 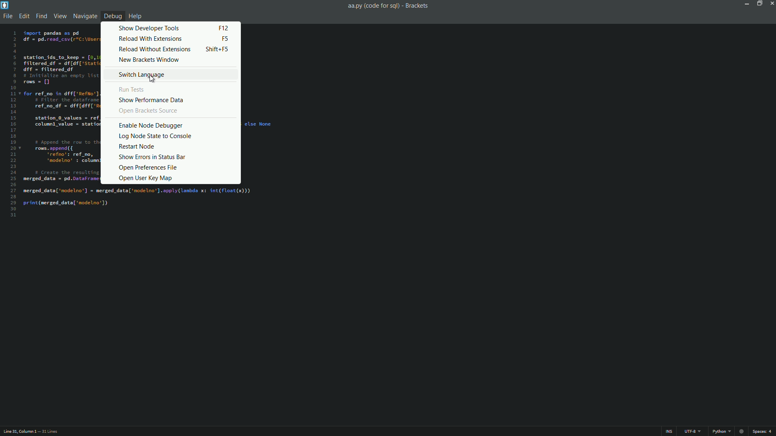 What do you see at coordinates (84, 16) in the screenshot?
I see `navigate` at bounding box center [84, 16].